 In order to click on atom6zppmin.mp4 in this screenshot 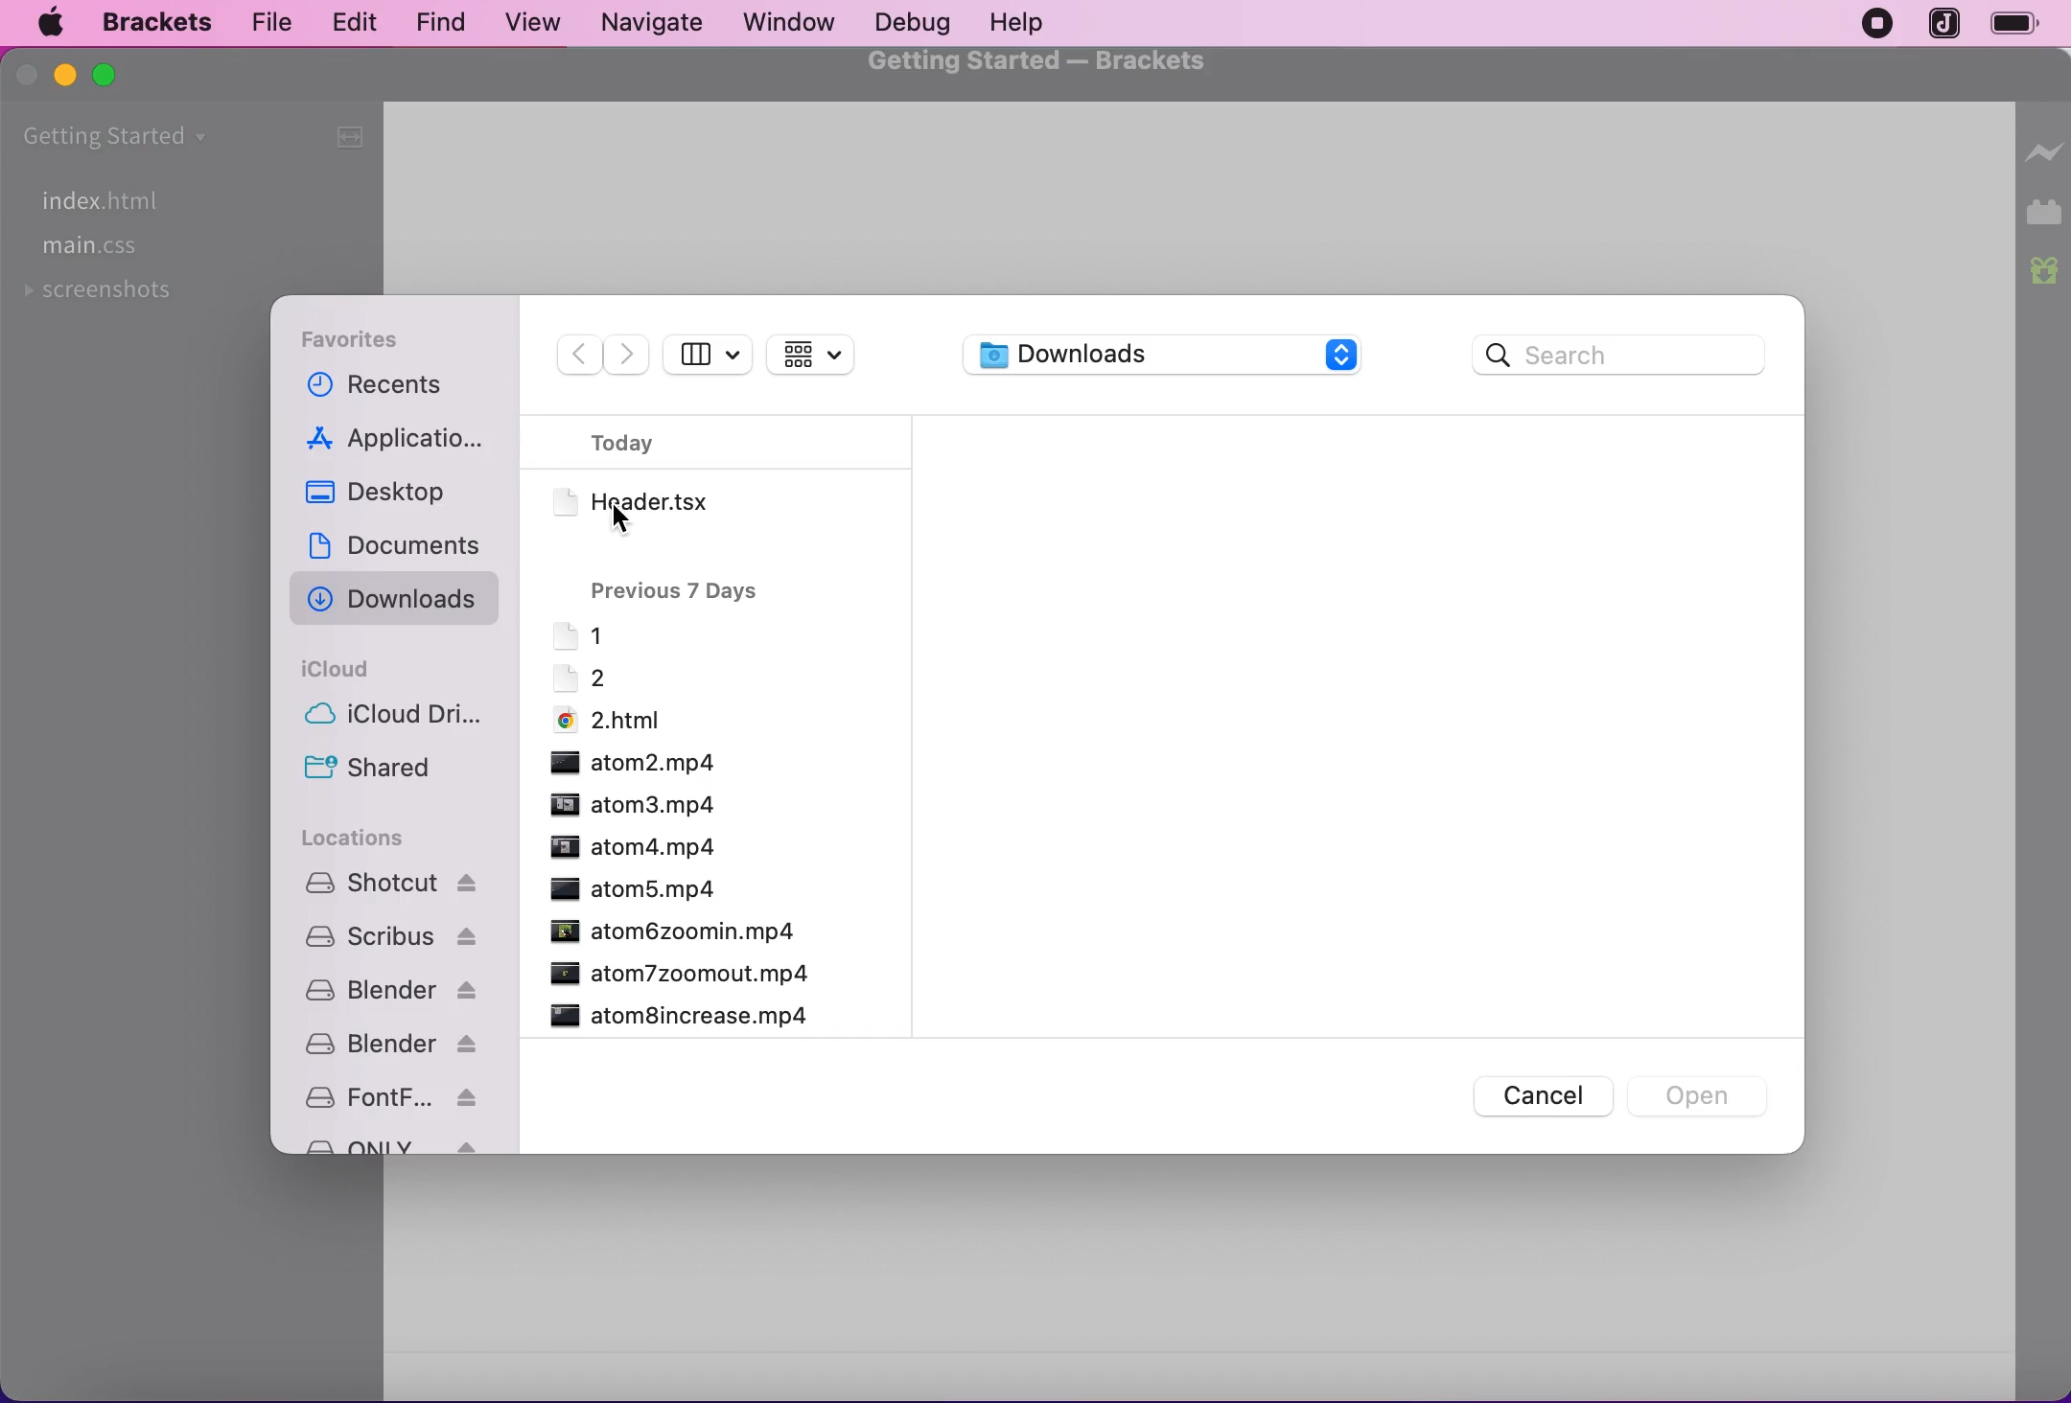, I will do `click(671, 931)`.